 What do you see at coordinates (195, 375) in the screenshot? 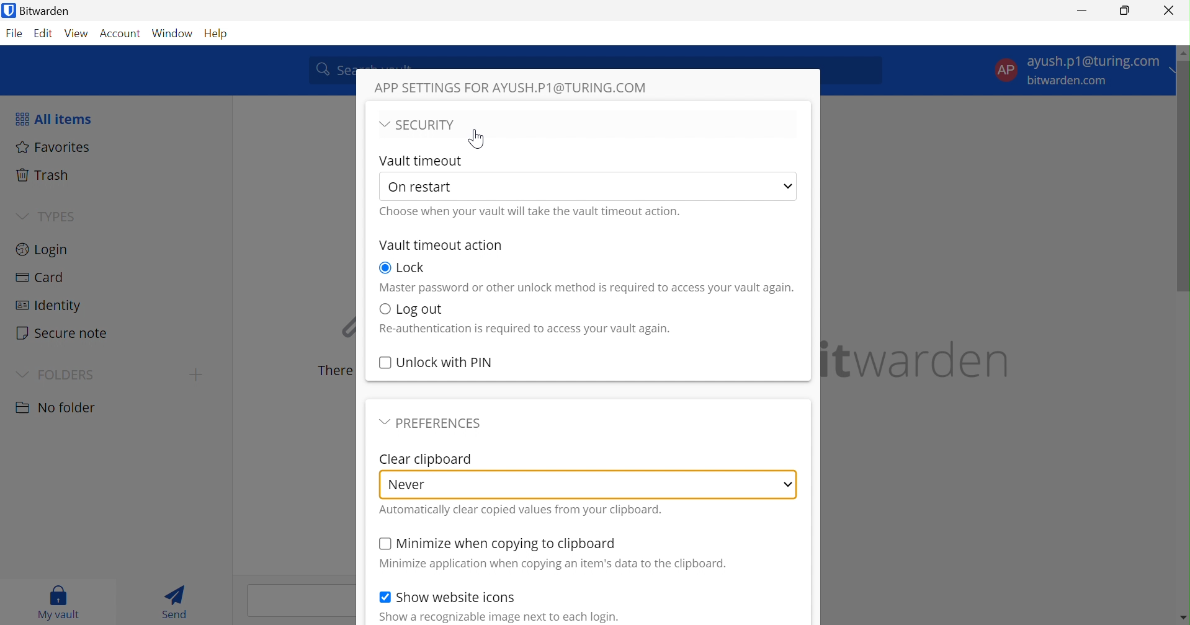
I see `create folder` at bounding box center [195, 375].